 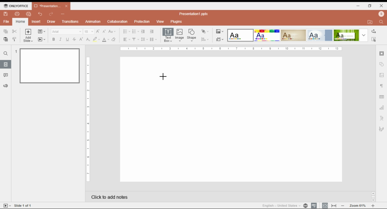 What do you see at coordinates (382, 108) in the screenshot?
I see `chart settings` at bounding box center [382, 108].